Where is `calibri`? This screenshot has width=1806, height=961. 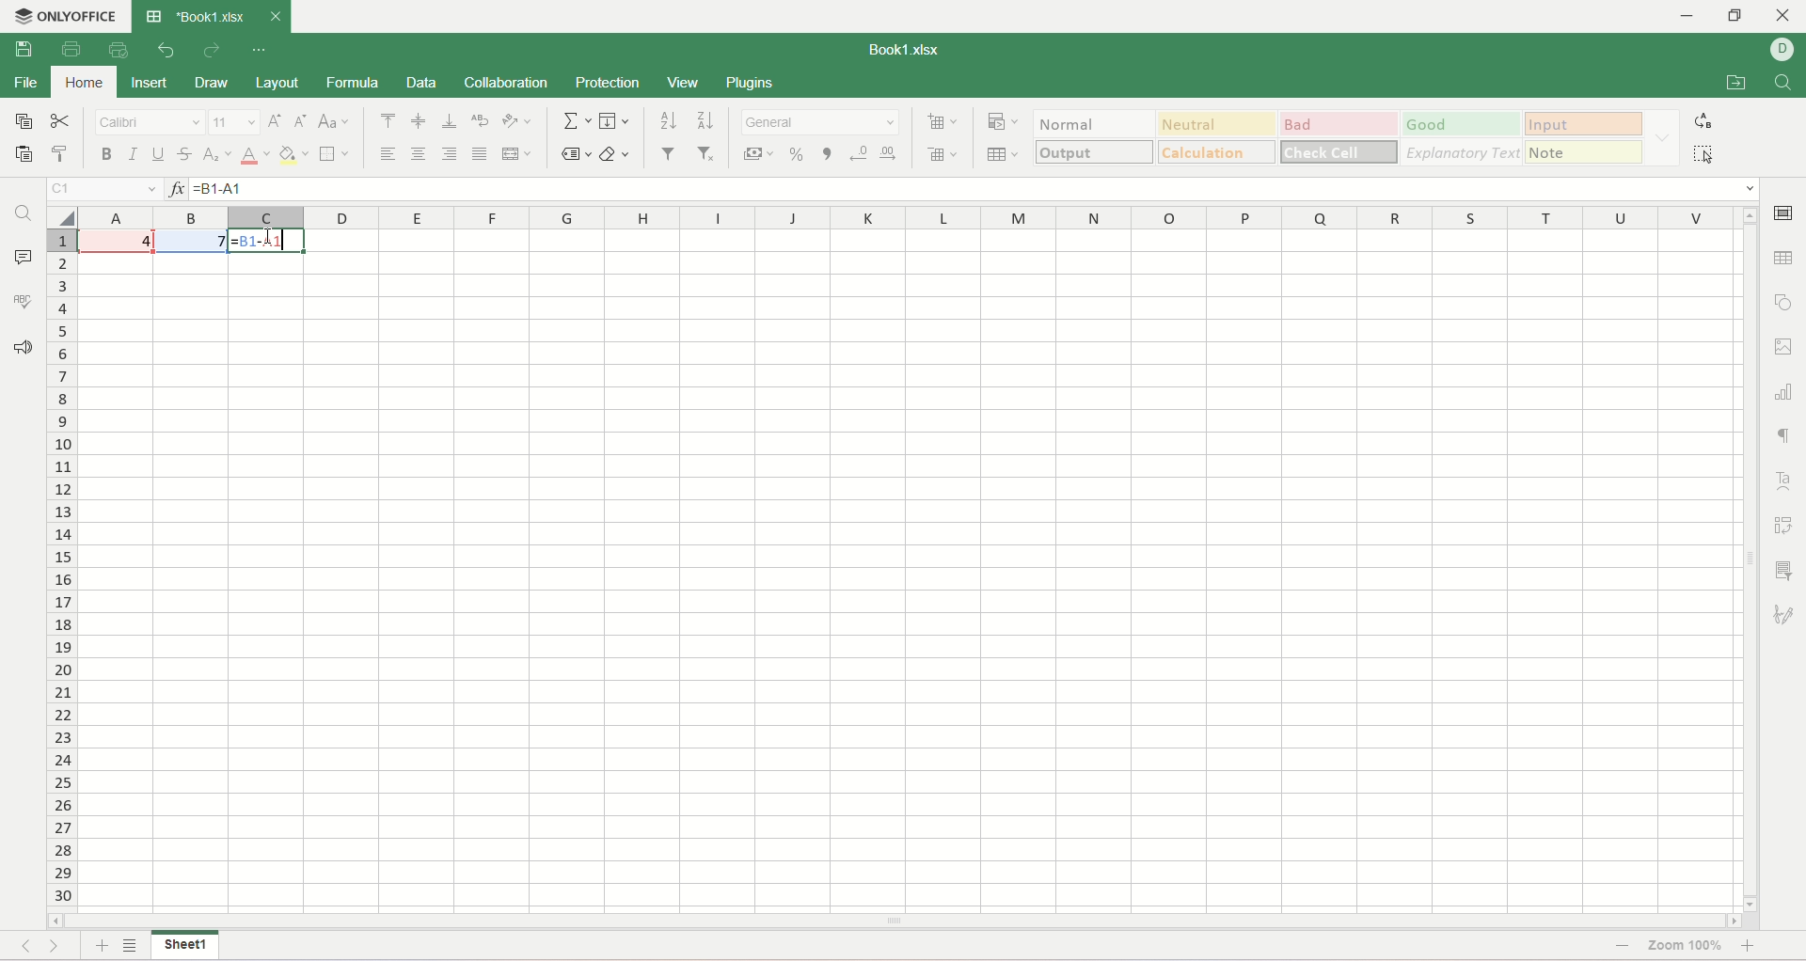
calibri is located at coordinates (150, 122).